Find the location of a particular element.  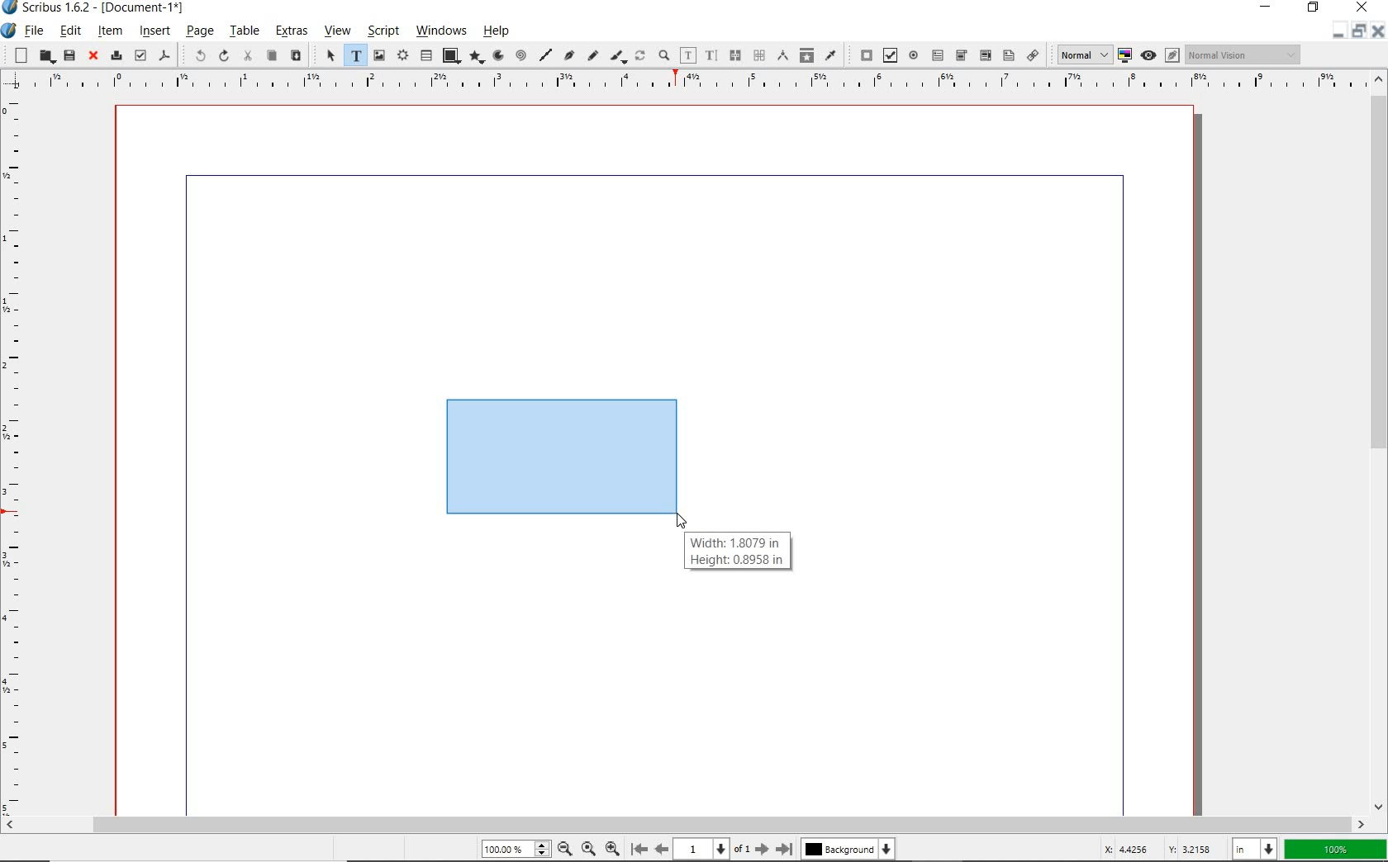

arc is located at coordinates (499, 55).